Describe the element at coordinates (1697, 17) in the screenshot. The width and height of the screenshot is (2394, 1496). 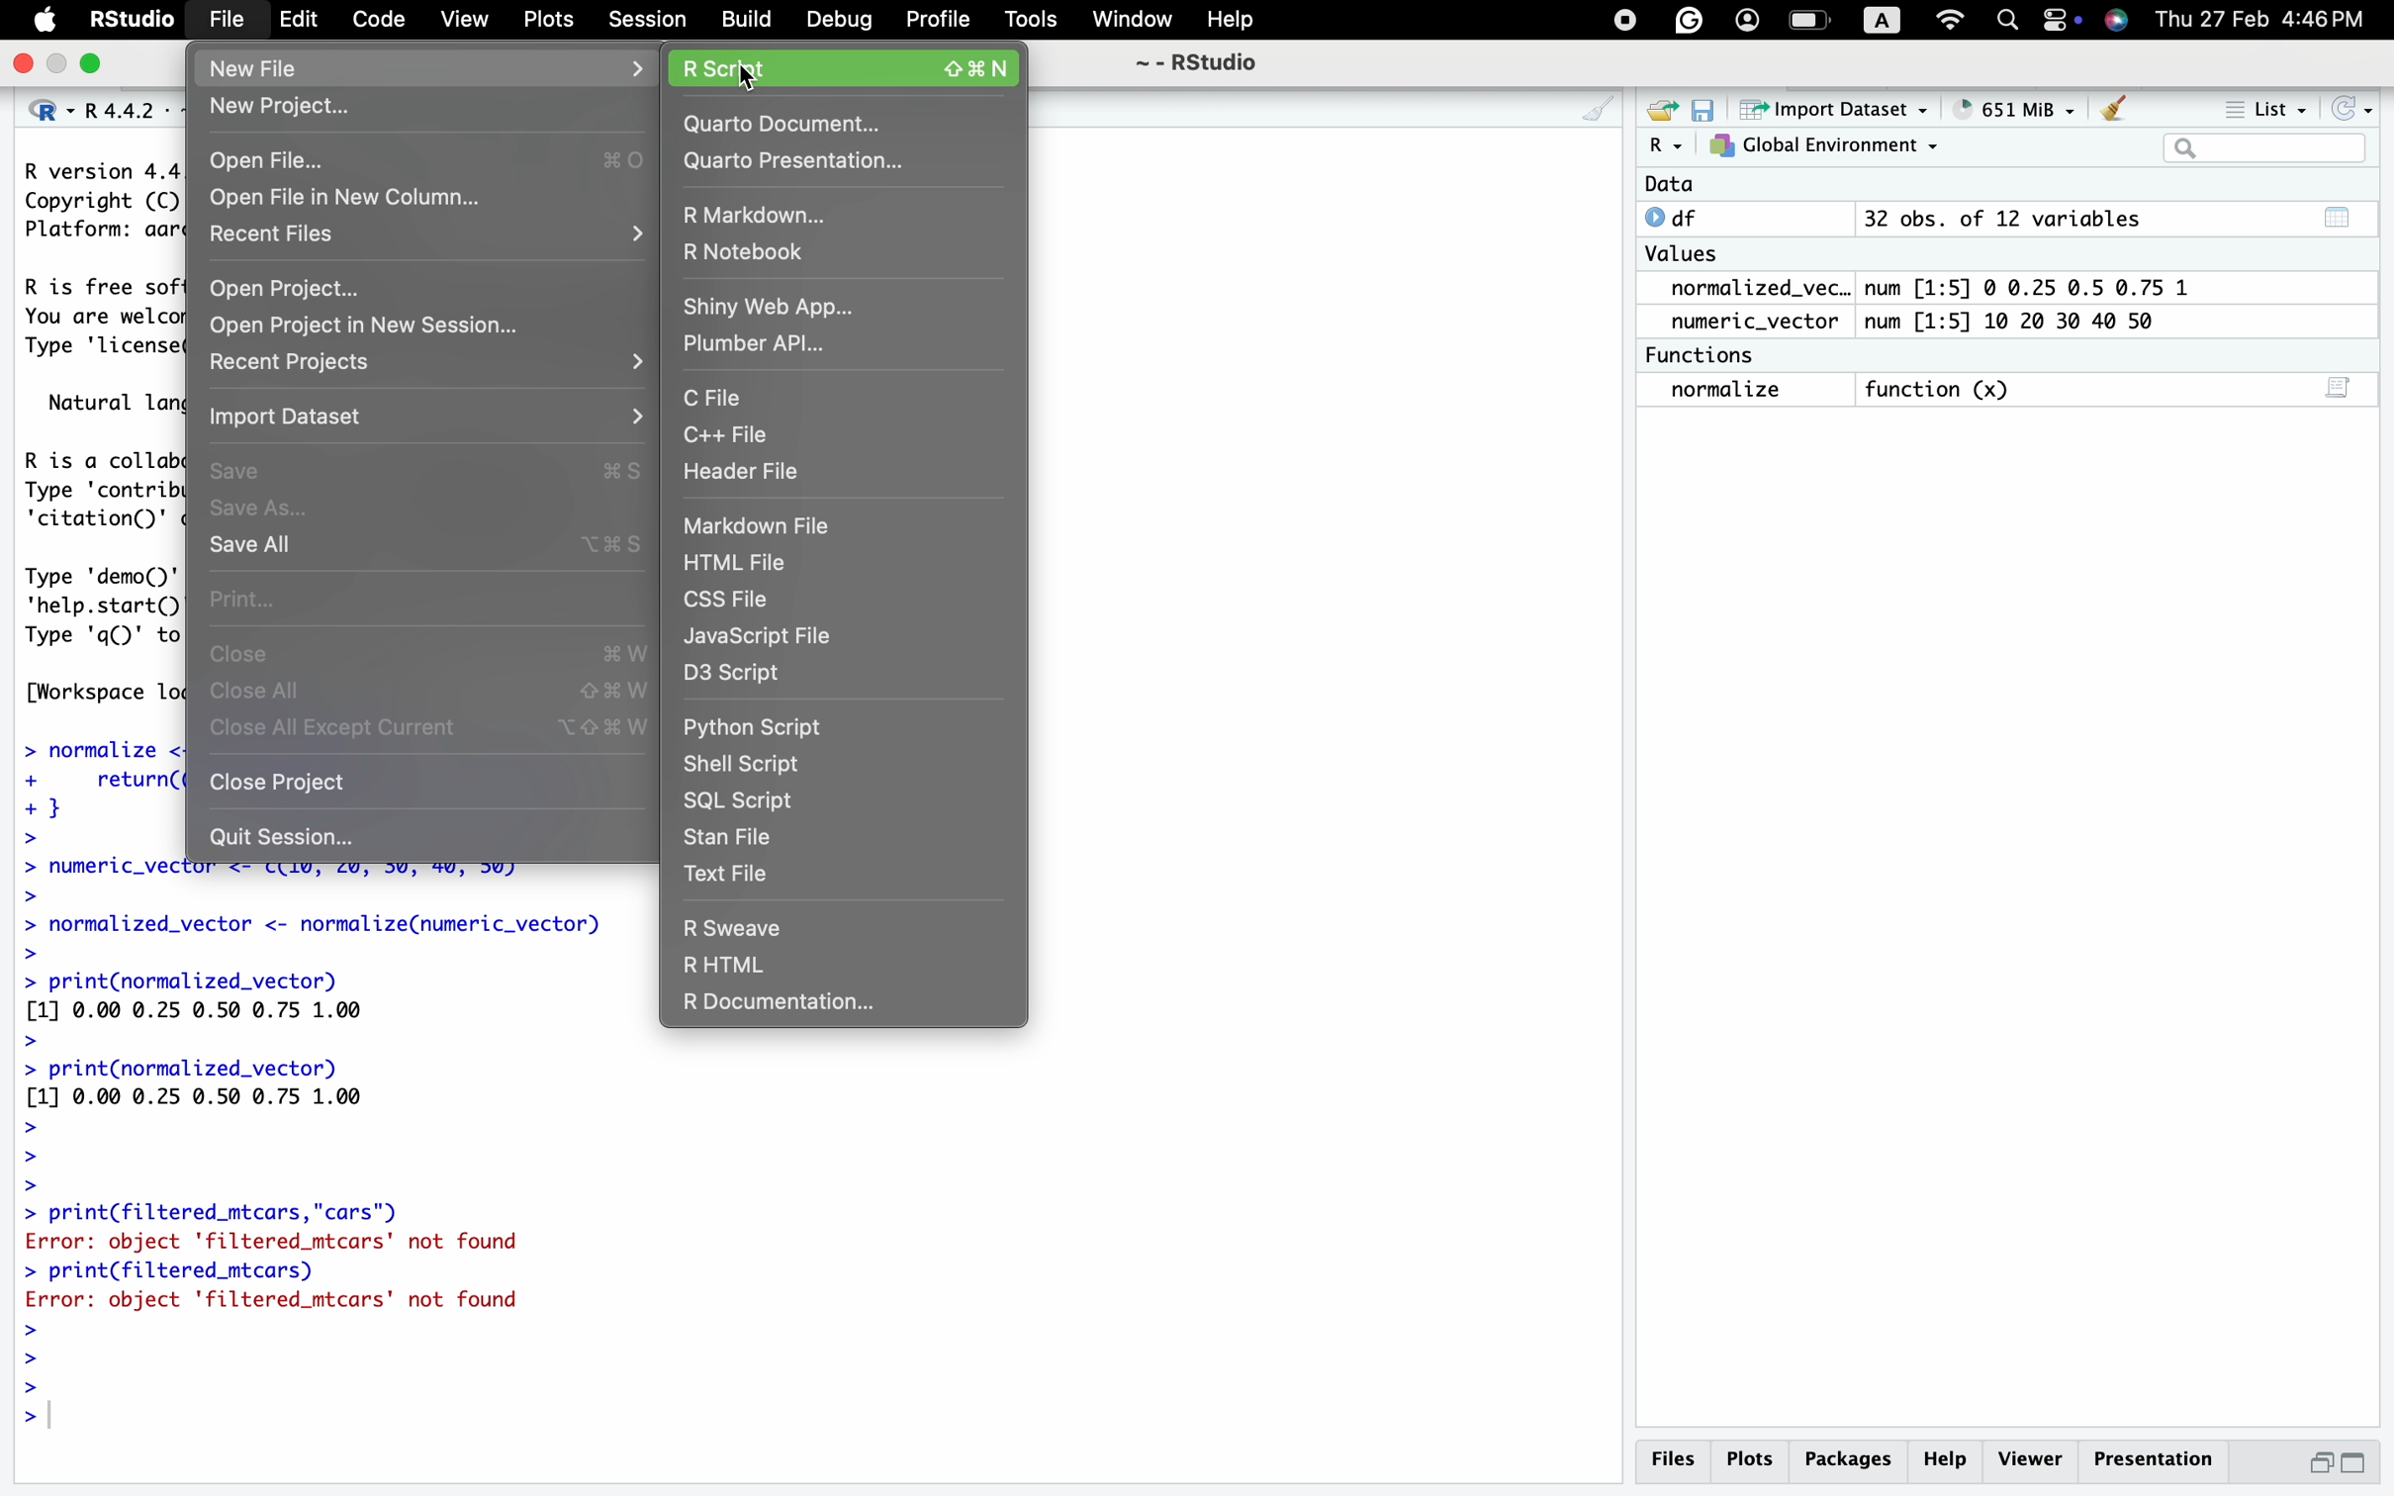
I see `Grammarly` at that location.